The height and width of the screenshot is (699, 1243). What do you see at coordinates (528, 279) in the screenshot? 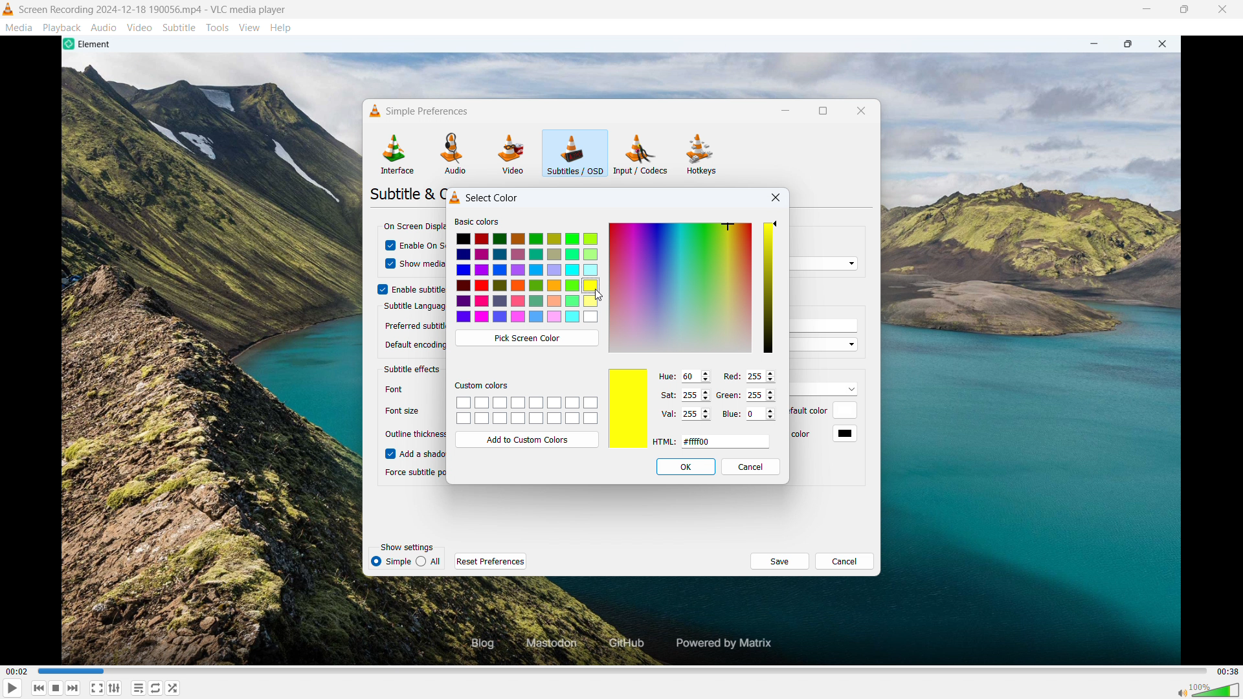
I see `Colours to select from ` at bounding box center [528, 279].